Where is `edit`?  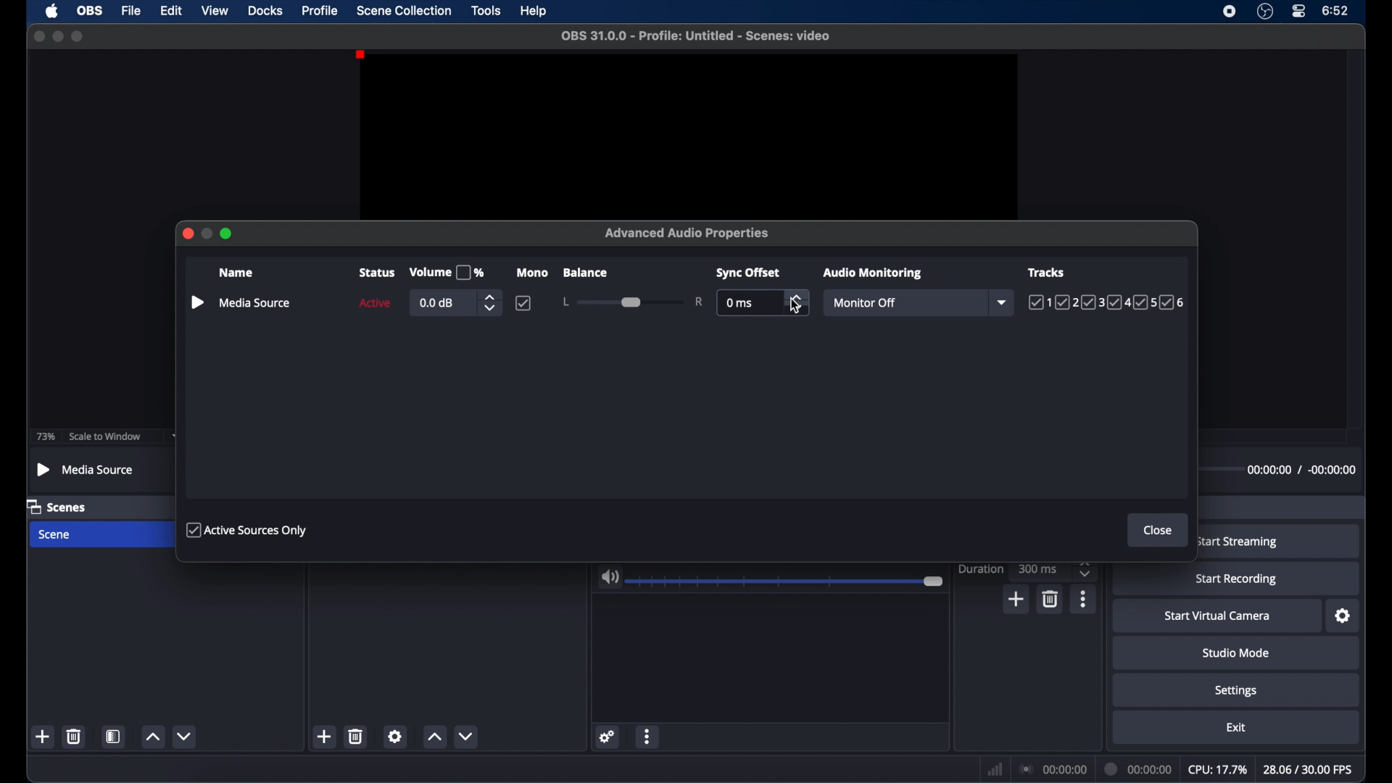
edit is located at coordinates (171, 11).